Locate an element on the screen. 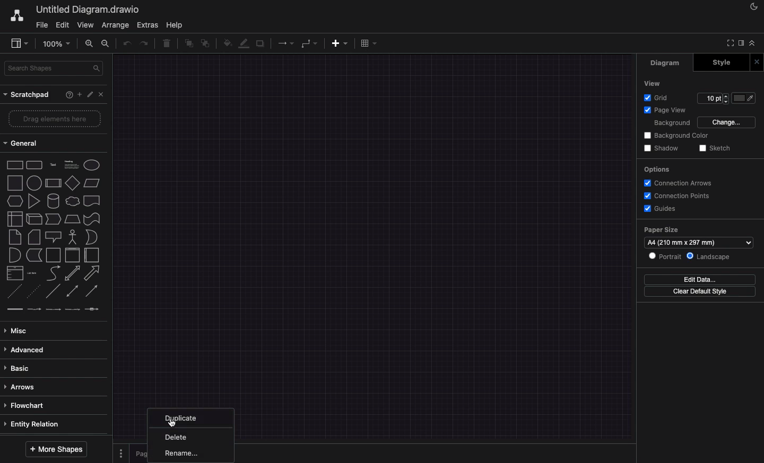 Image resolution: width=764 pixels, height=463 pixels. connector with 3 labels is located at coordinates (73, 309).